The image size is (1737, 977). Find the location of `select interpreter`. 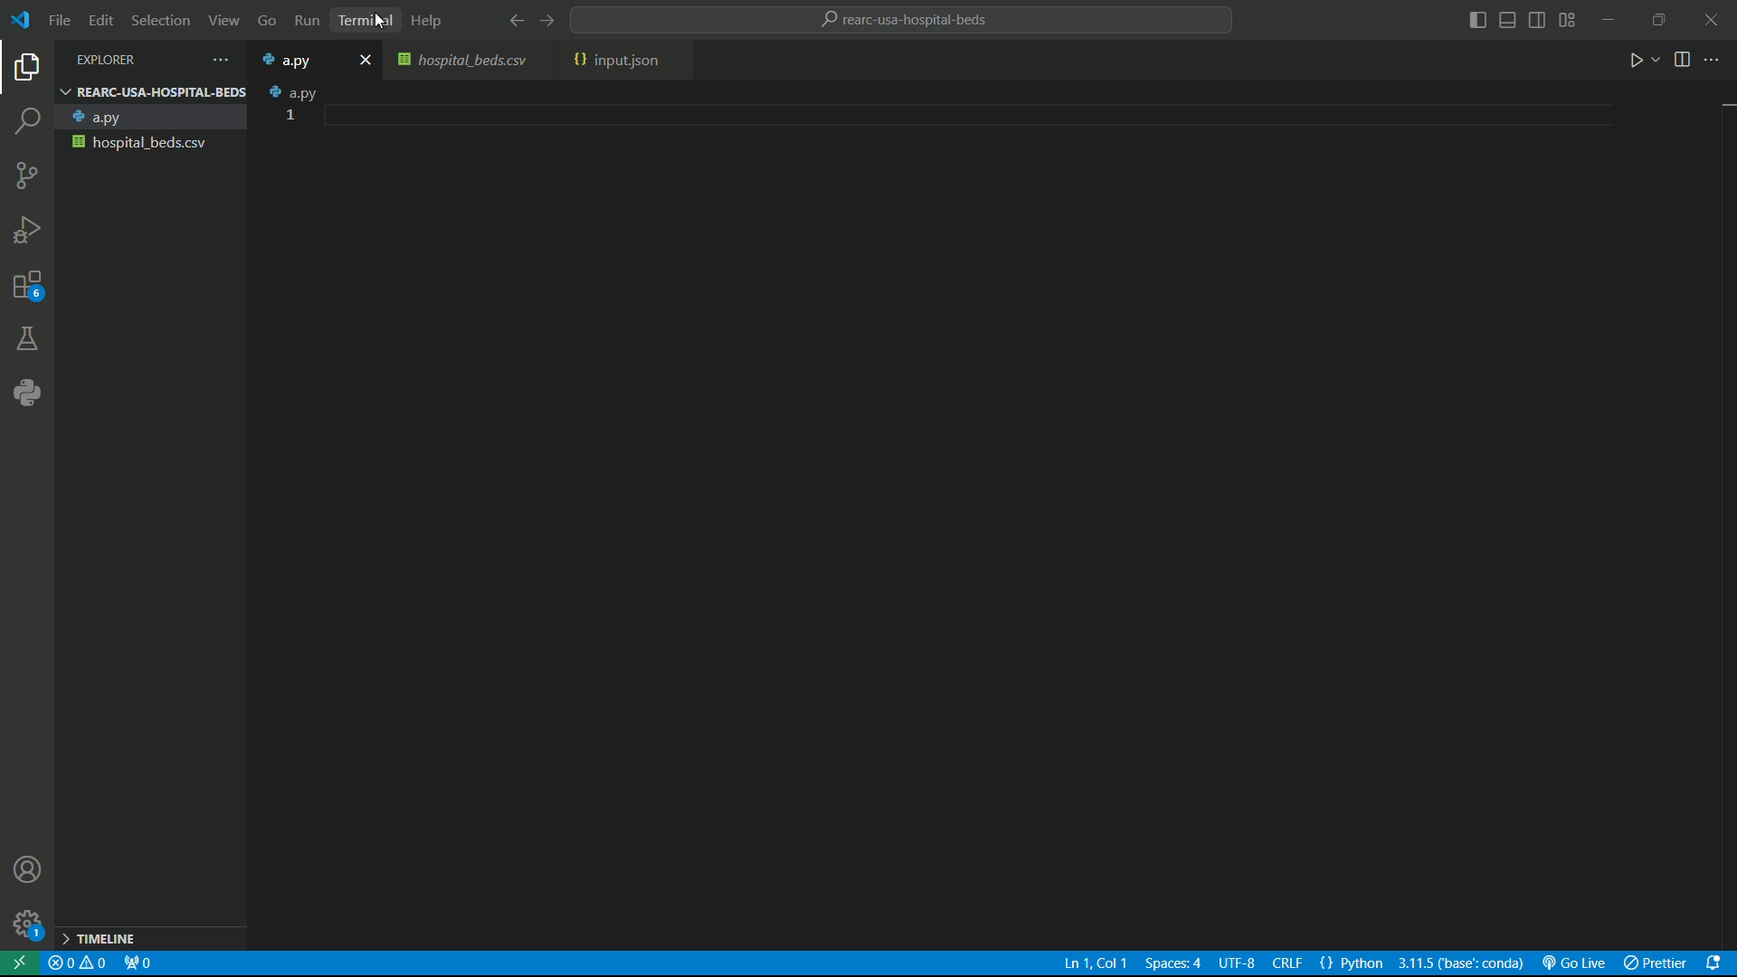

select interpreter is located at coordinates (1463, 964).